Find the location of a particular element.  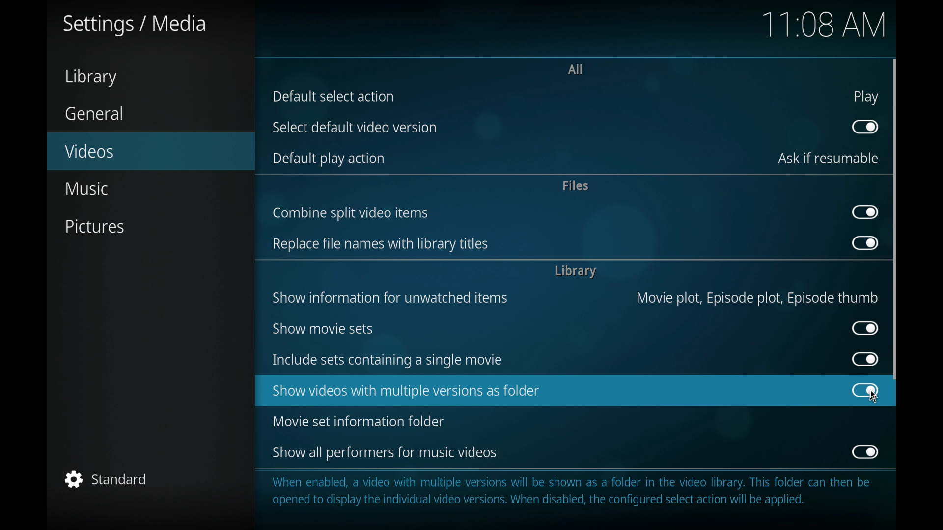

all is located at coordinates (577, 69).